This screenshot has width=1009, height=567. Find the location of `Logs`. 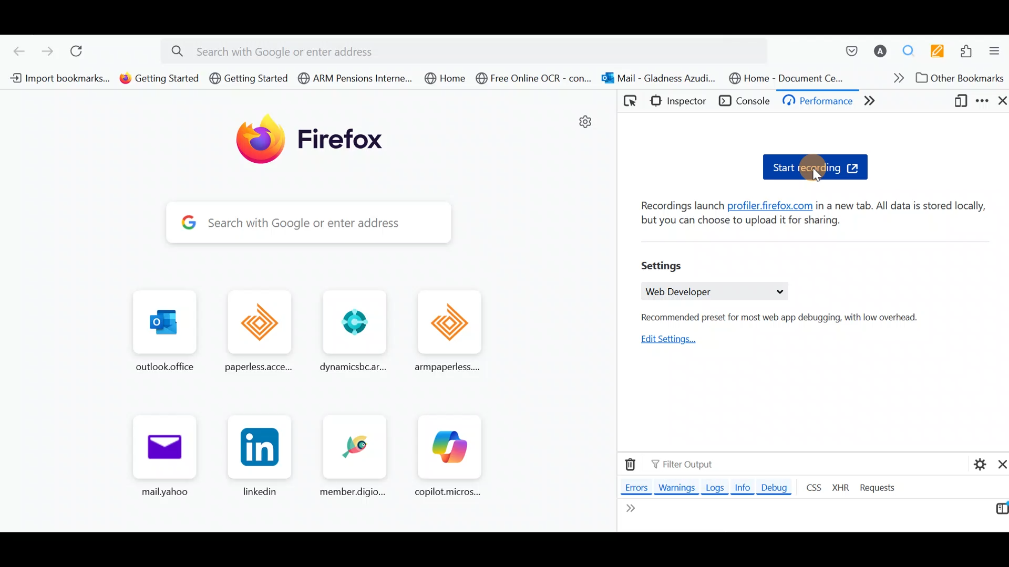

Logs is located at coordinates (714, 488).